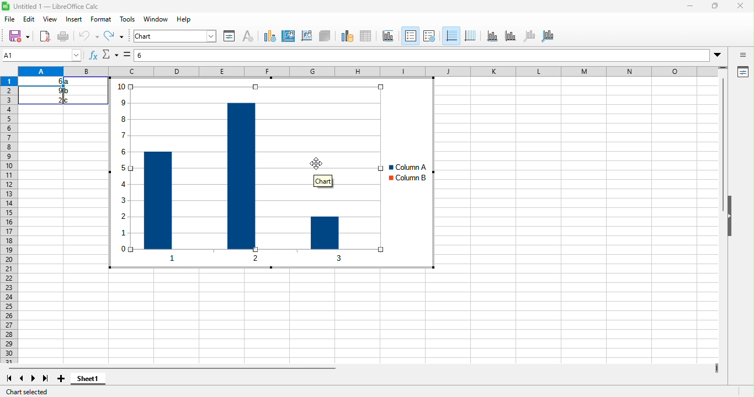 The width and height of the screenshot is (754, 397). I want to click on vertical grid, so click(470, 35).